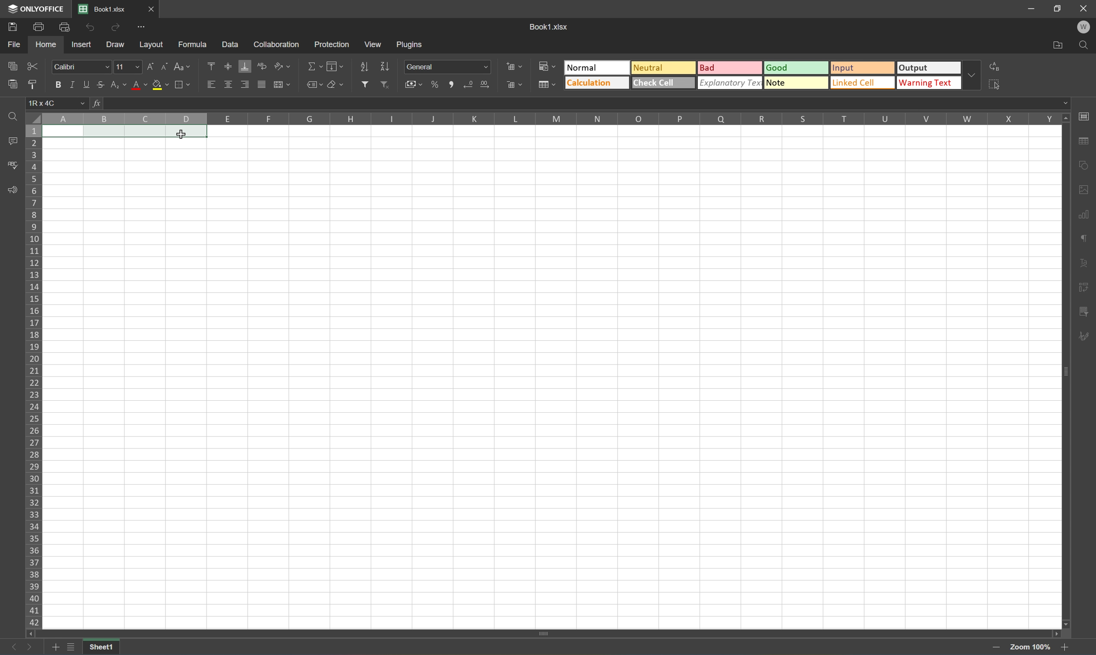 The height and width of the screenshot is (655, 1096). Describe the element at coordinates (797, 67) in the screenshot. I see `Good` at that location.